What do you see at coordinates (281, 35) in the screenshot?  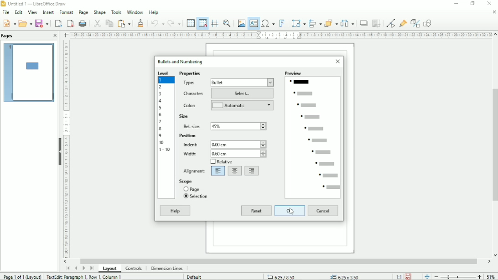 I see `Horizontal scale` at bounding box center [281, 35].